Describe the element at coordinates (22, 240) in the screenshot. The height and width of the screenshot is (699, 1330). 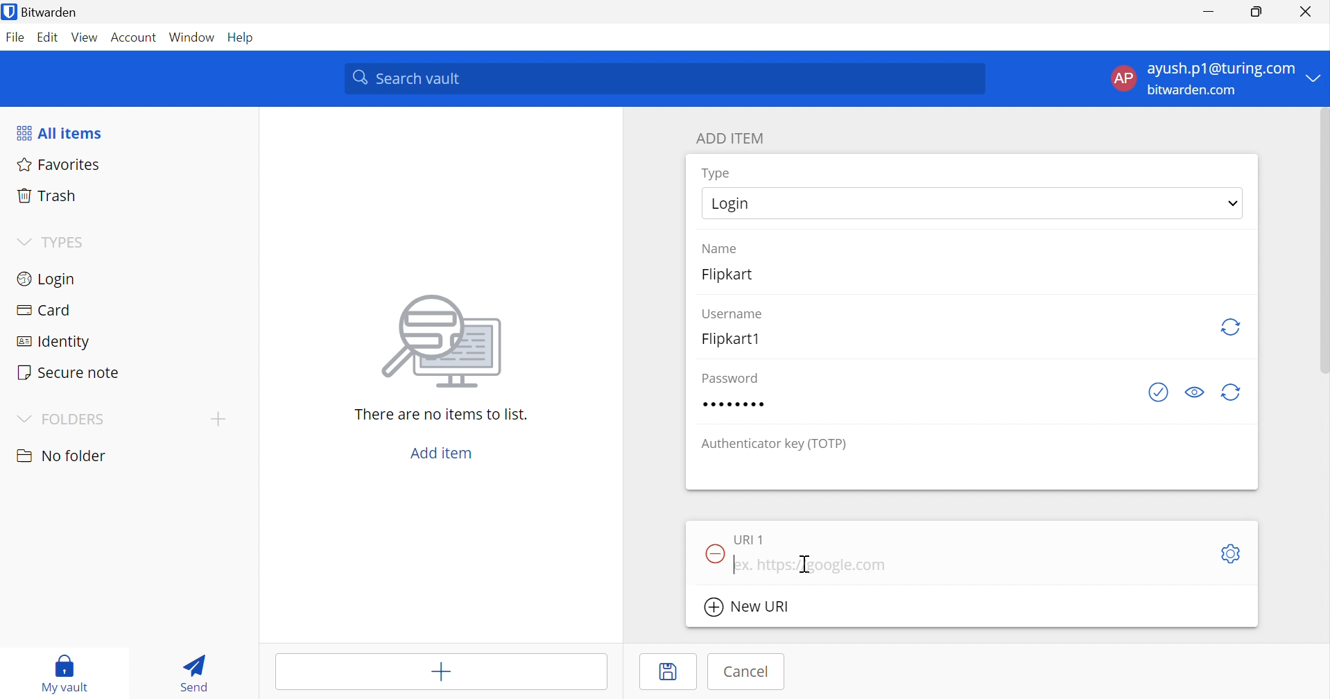
I see `Drop Down` at that location.